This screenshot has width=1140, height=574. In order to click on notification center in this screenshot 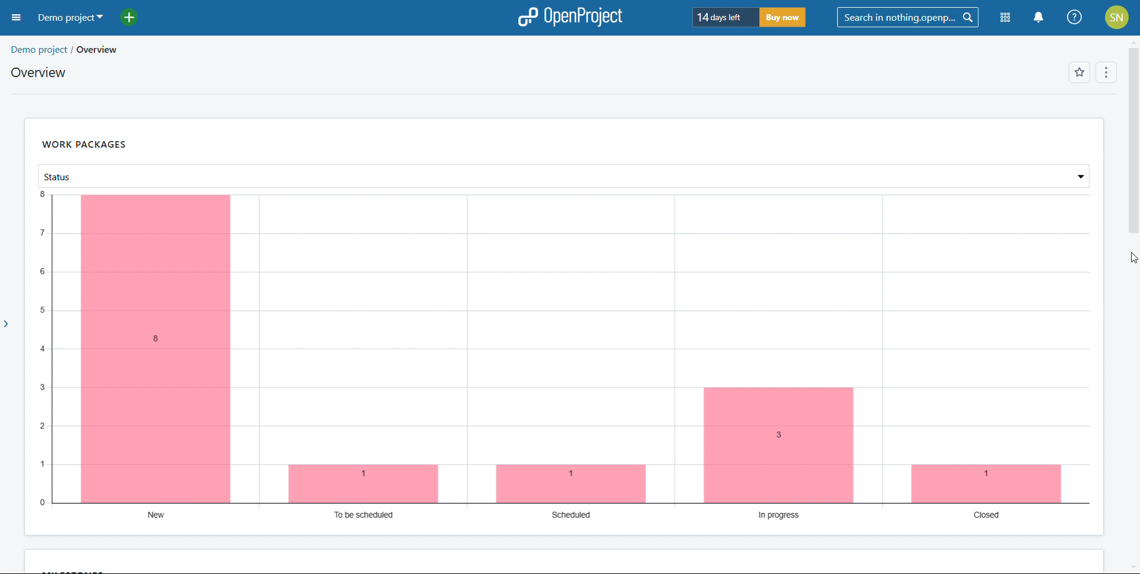, I will do `click(1037, 18)`.